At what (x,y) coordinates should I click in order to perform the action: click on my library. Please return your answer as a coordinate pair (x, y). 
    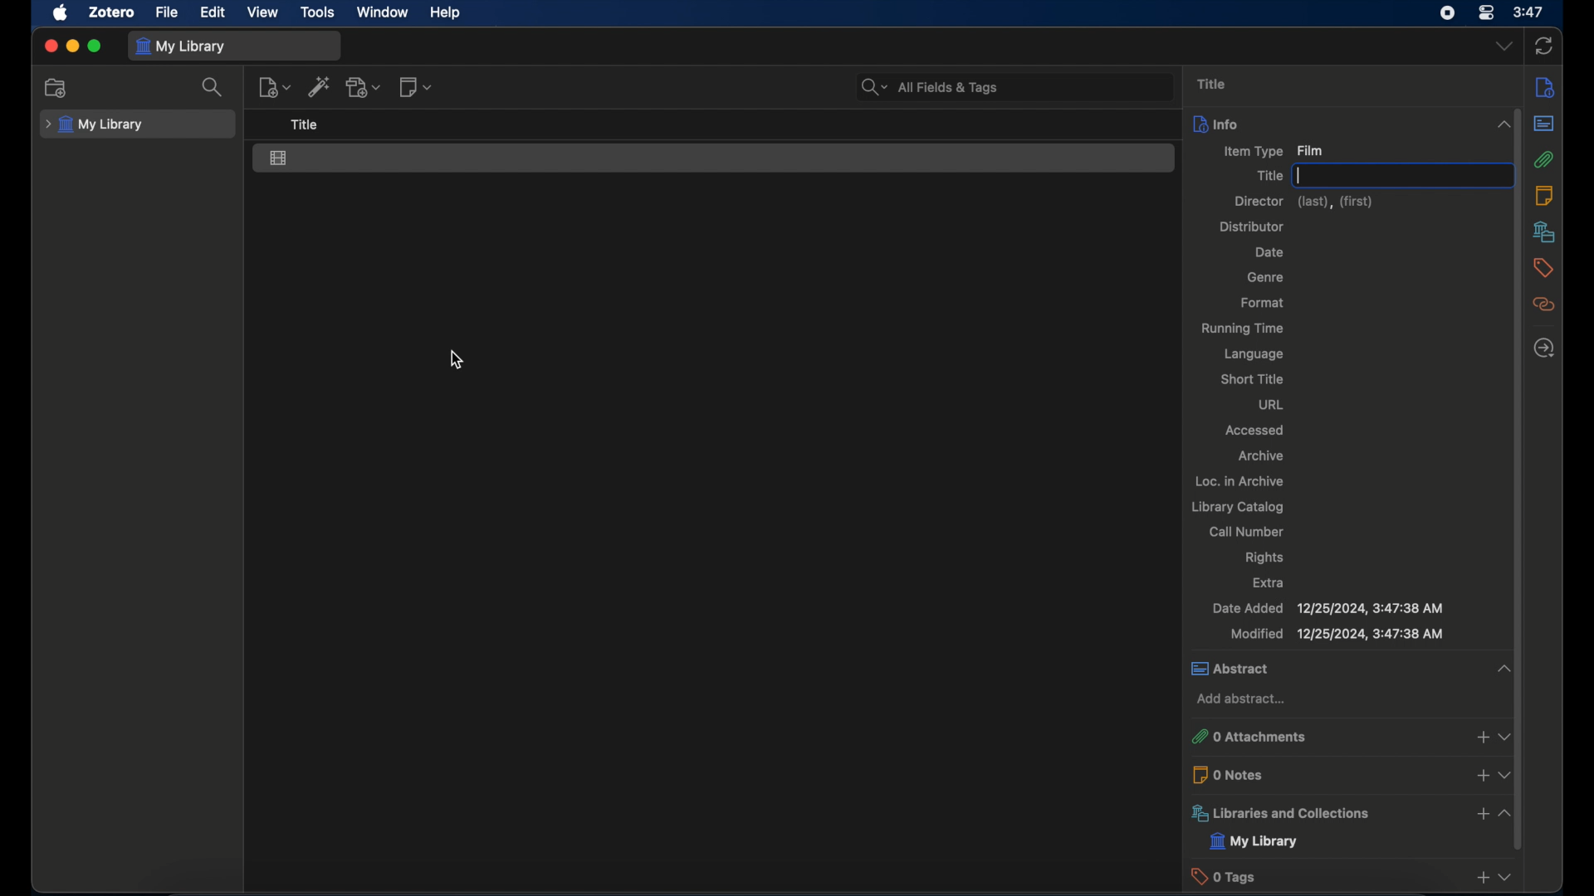
    Looking at the image, I should click on (1254, 841).